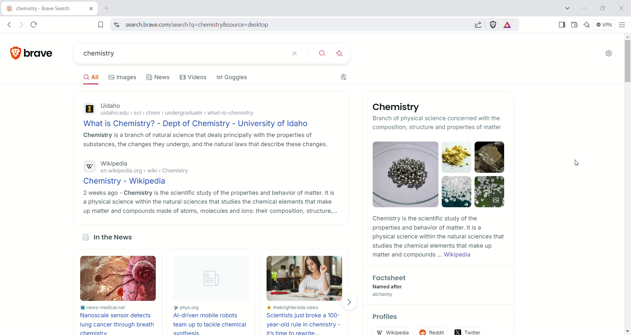 The image size is (631, 335). I want to click on reload, so click(36, 23).